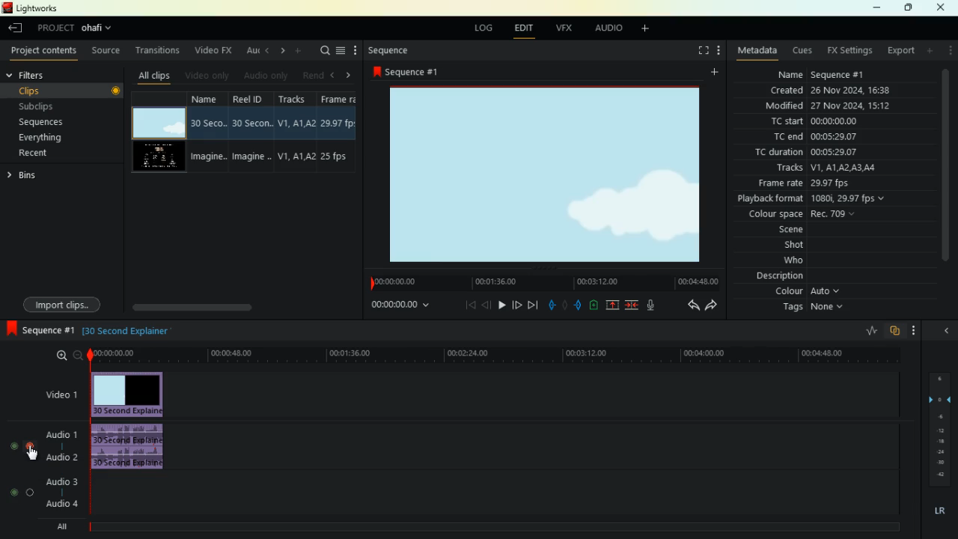  Describe the element at coordinates (19, 493) in the screenshot. I see `on` at that location.